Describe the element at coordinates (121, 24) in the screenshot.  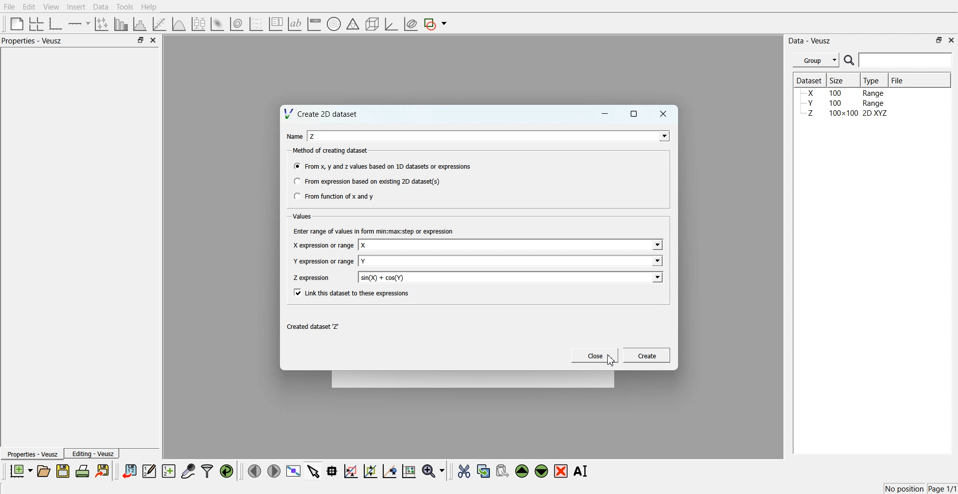
I see `Plot bar chart` at that location.